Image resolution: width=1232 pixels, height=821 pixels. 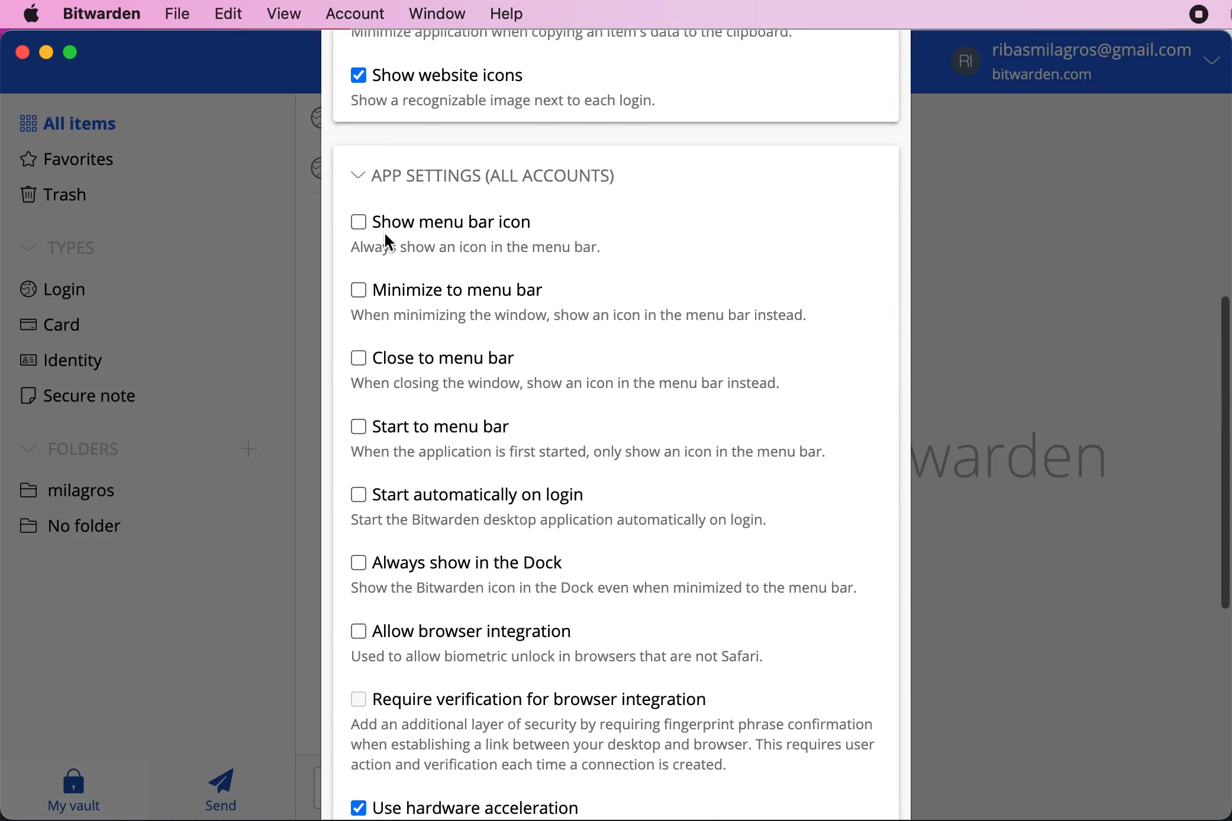 I want to click on app settings (all accounts), so click(x=499, y=177).